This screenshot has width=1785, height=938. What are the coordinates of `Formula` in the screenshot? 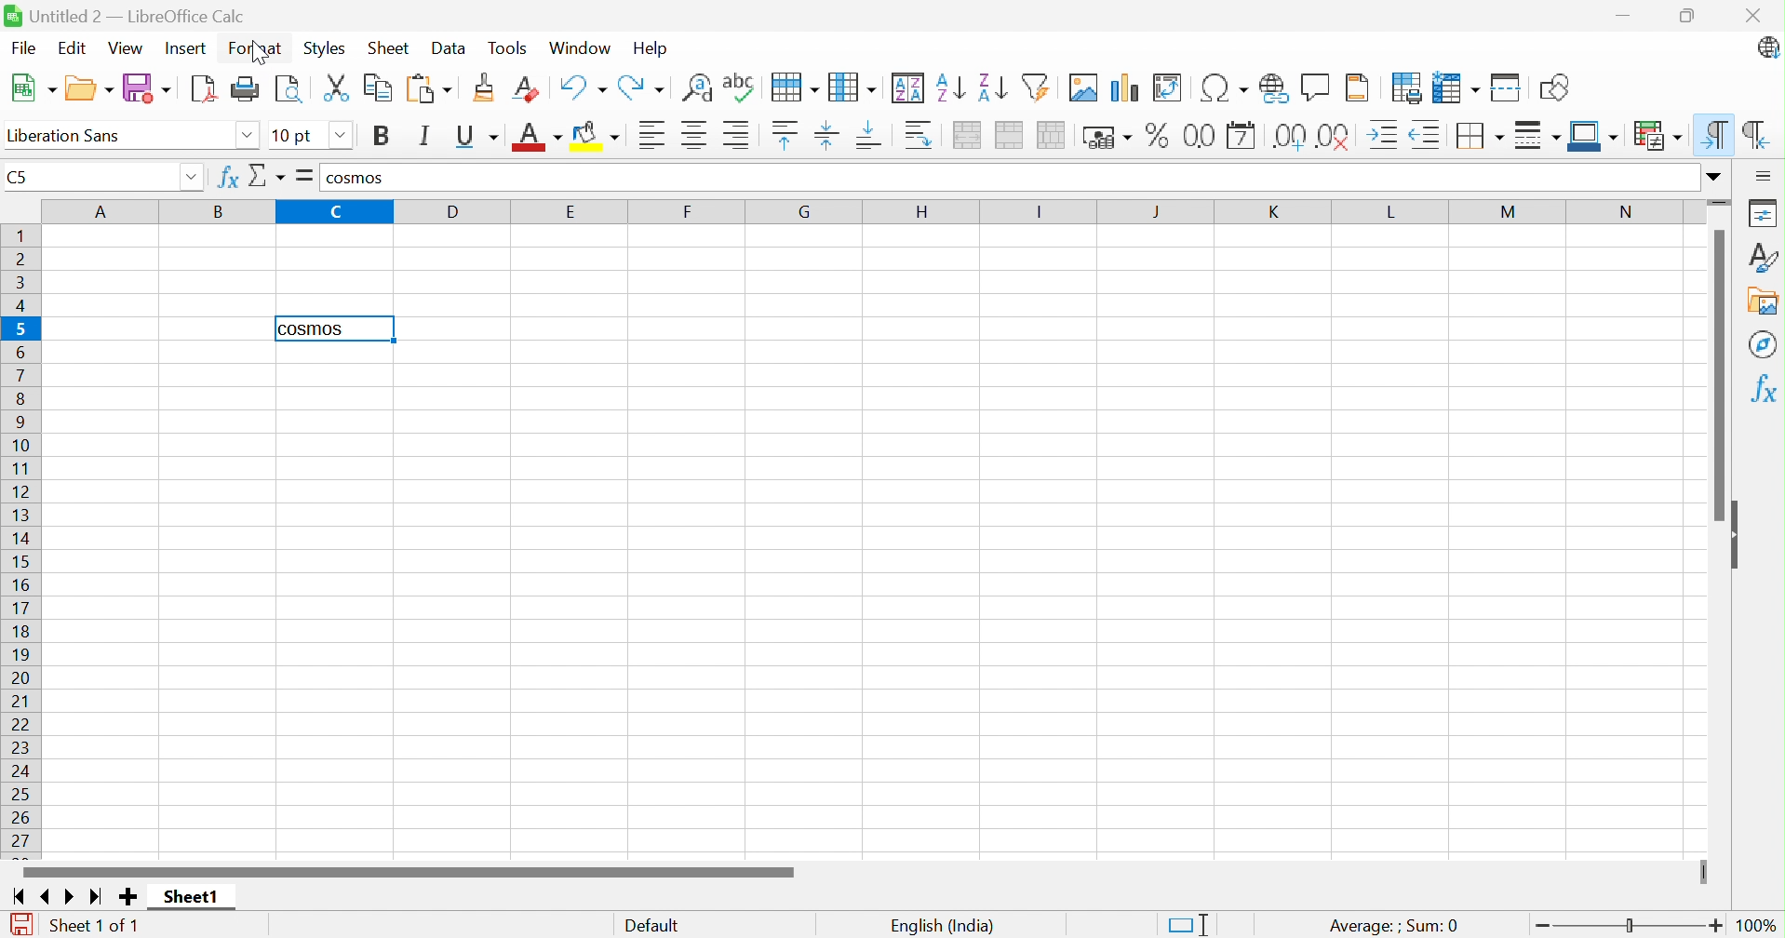 It's located at (304, 175).